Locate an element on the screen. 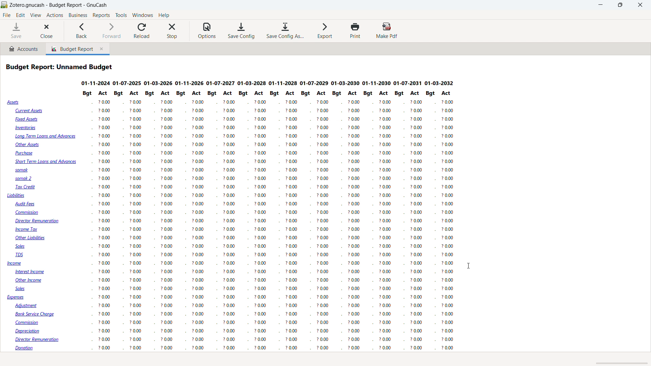  edit reprt options is located at coordinates (30, 360).